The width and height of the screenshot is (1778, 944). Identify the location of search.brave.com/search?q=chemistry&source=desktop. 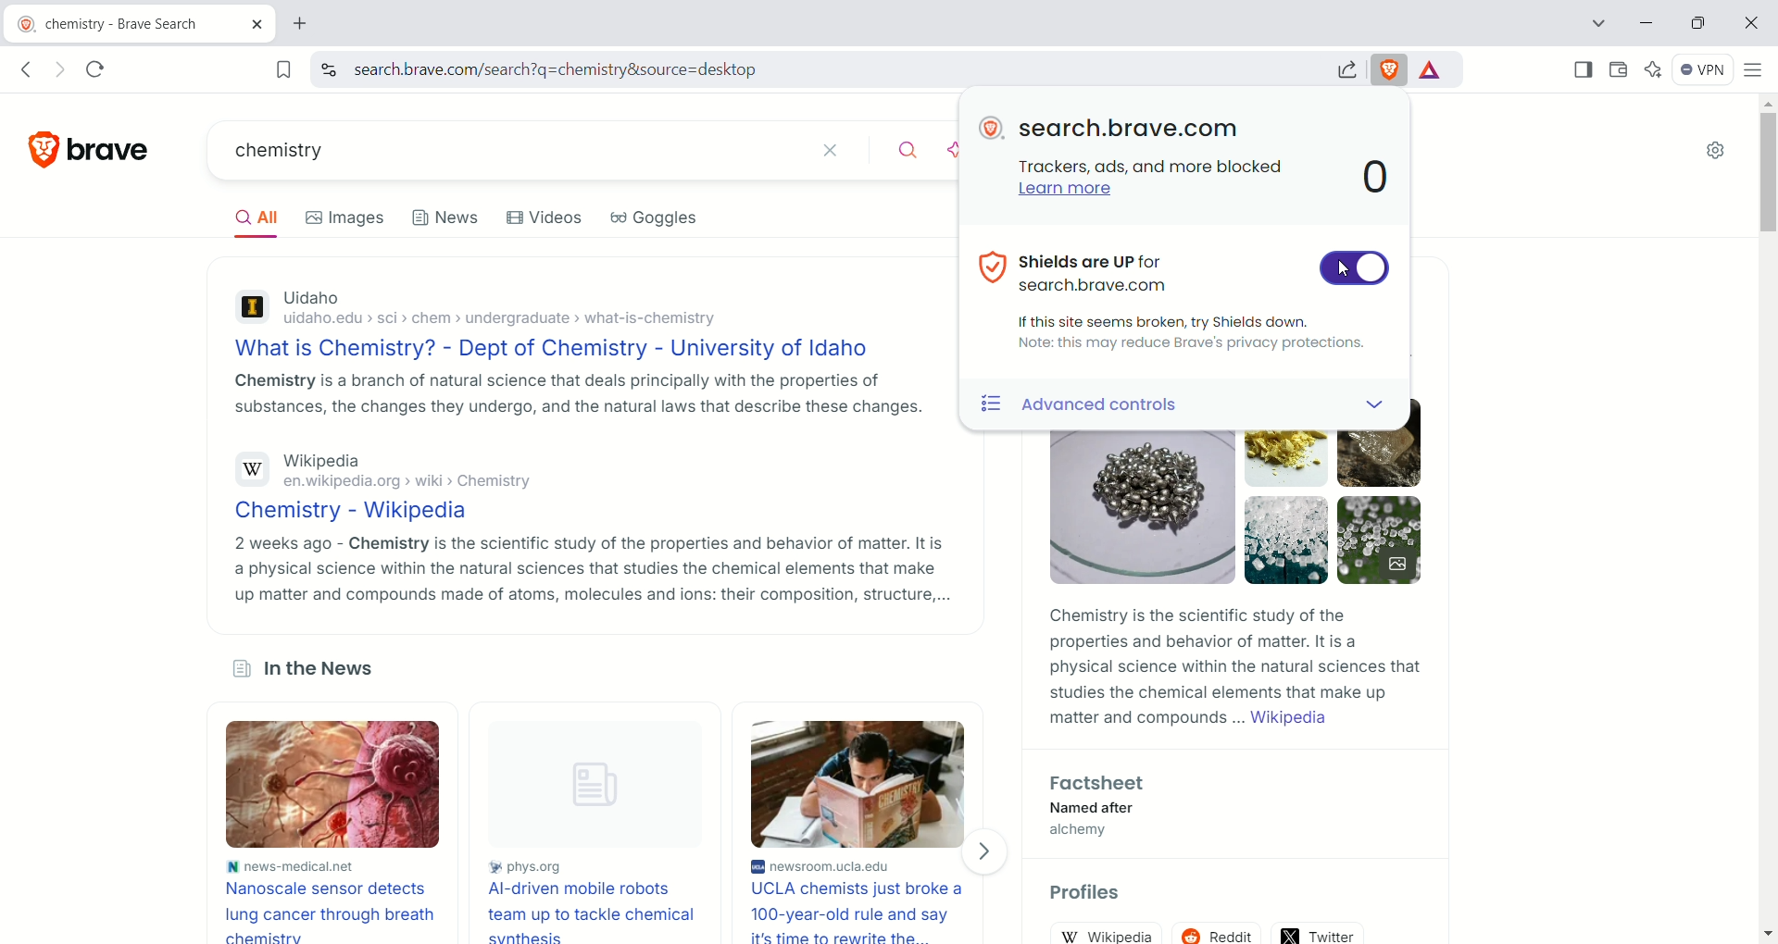
(824, 71).